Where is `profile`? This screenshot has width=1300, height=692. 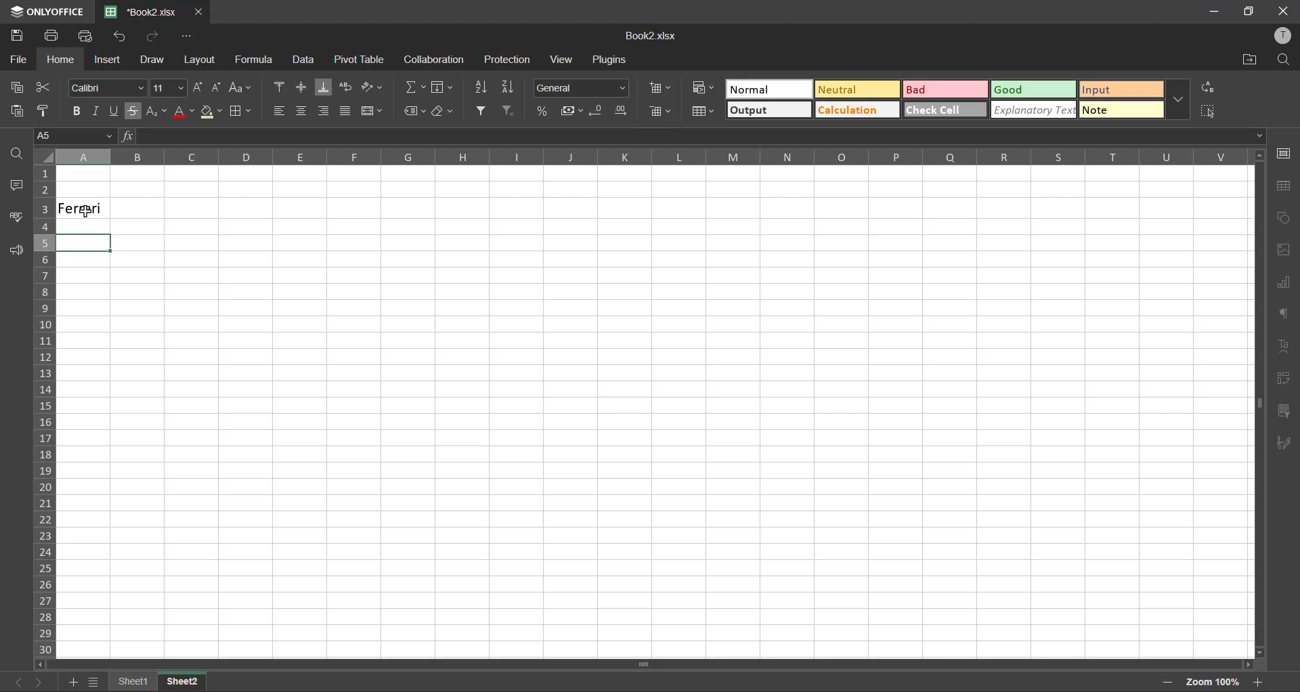
profile is located at coordinates (1285, 35).